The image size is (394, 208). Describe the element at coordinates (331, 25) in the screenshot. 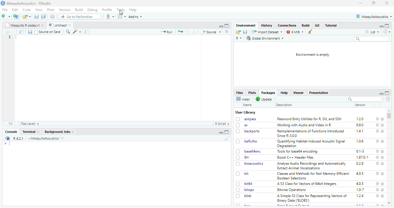

I see `Tutorial` at that location.